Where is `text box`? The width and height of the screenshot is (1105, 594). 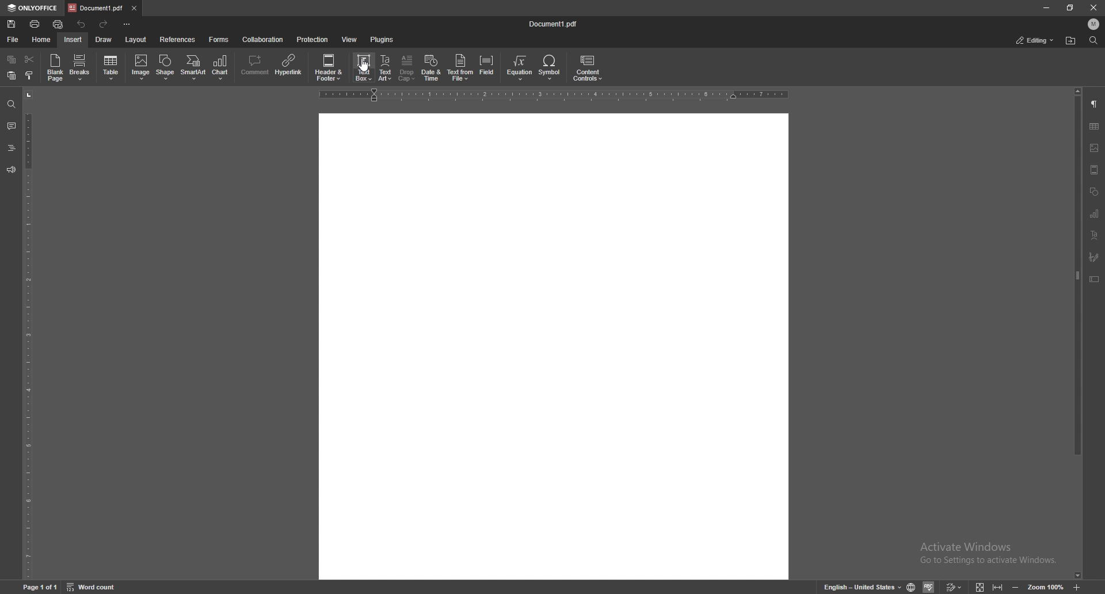 text box is located at coordinates (364, 67).